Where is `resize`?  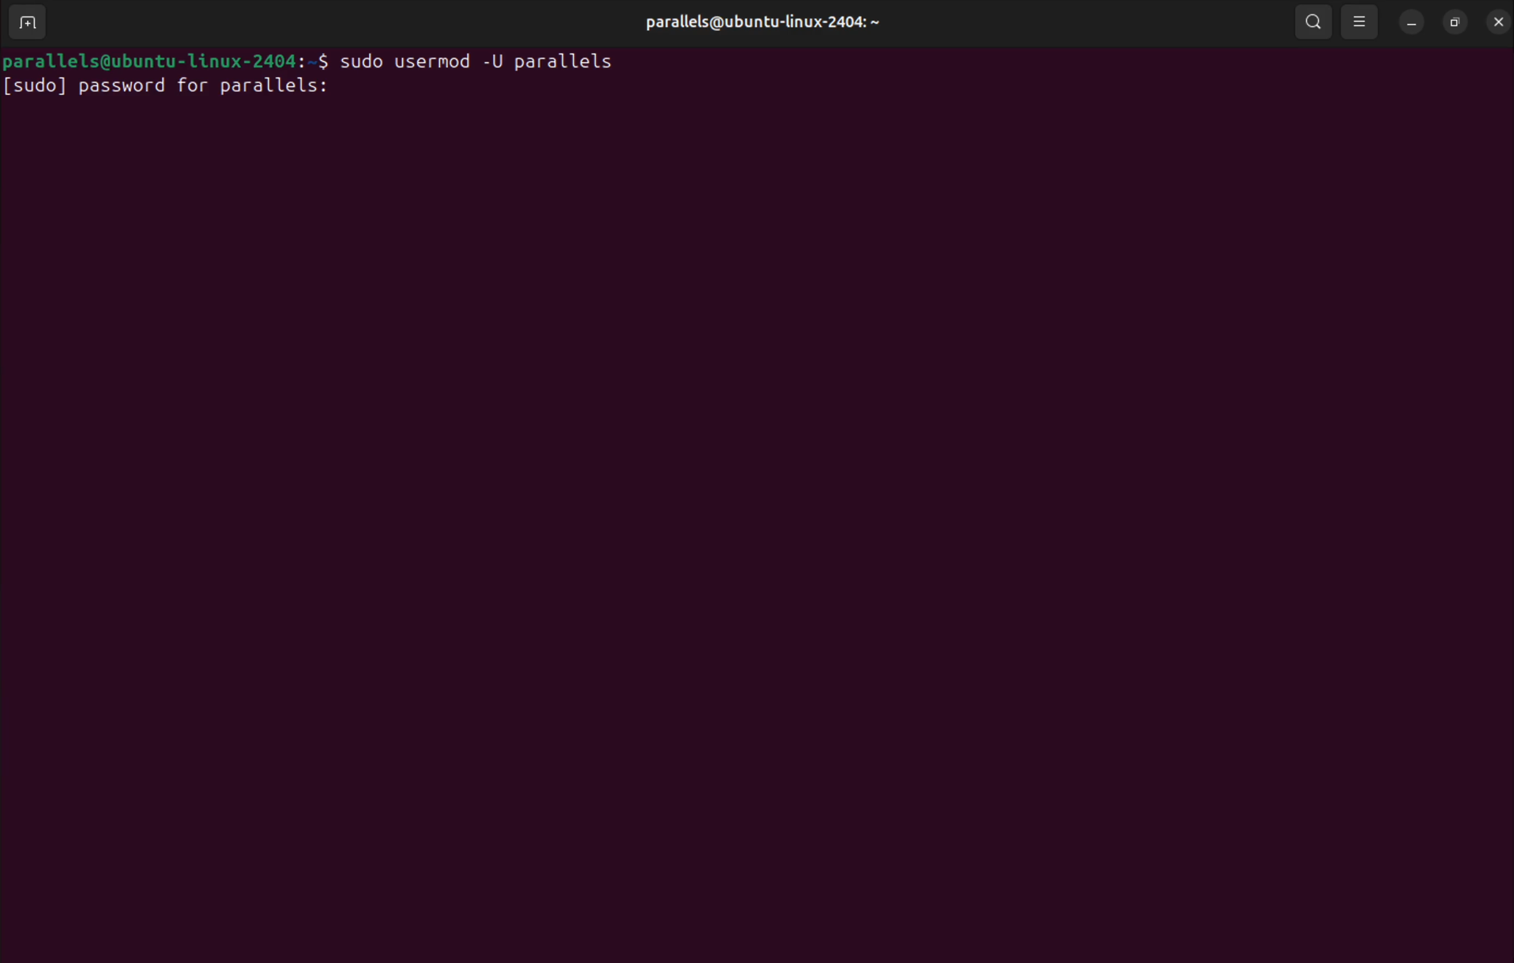
resize is located at coordinates (1453, 20).